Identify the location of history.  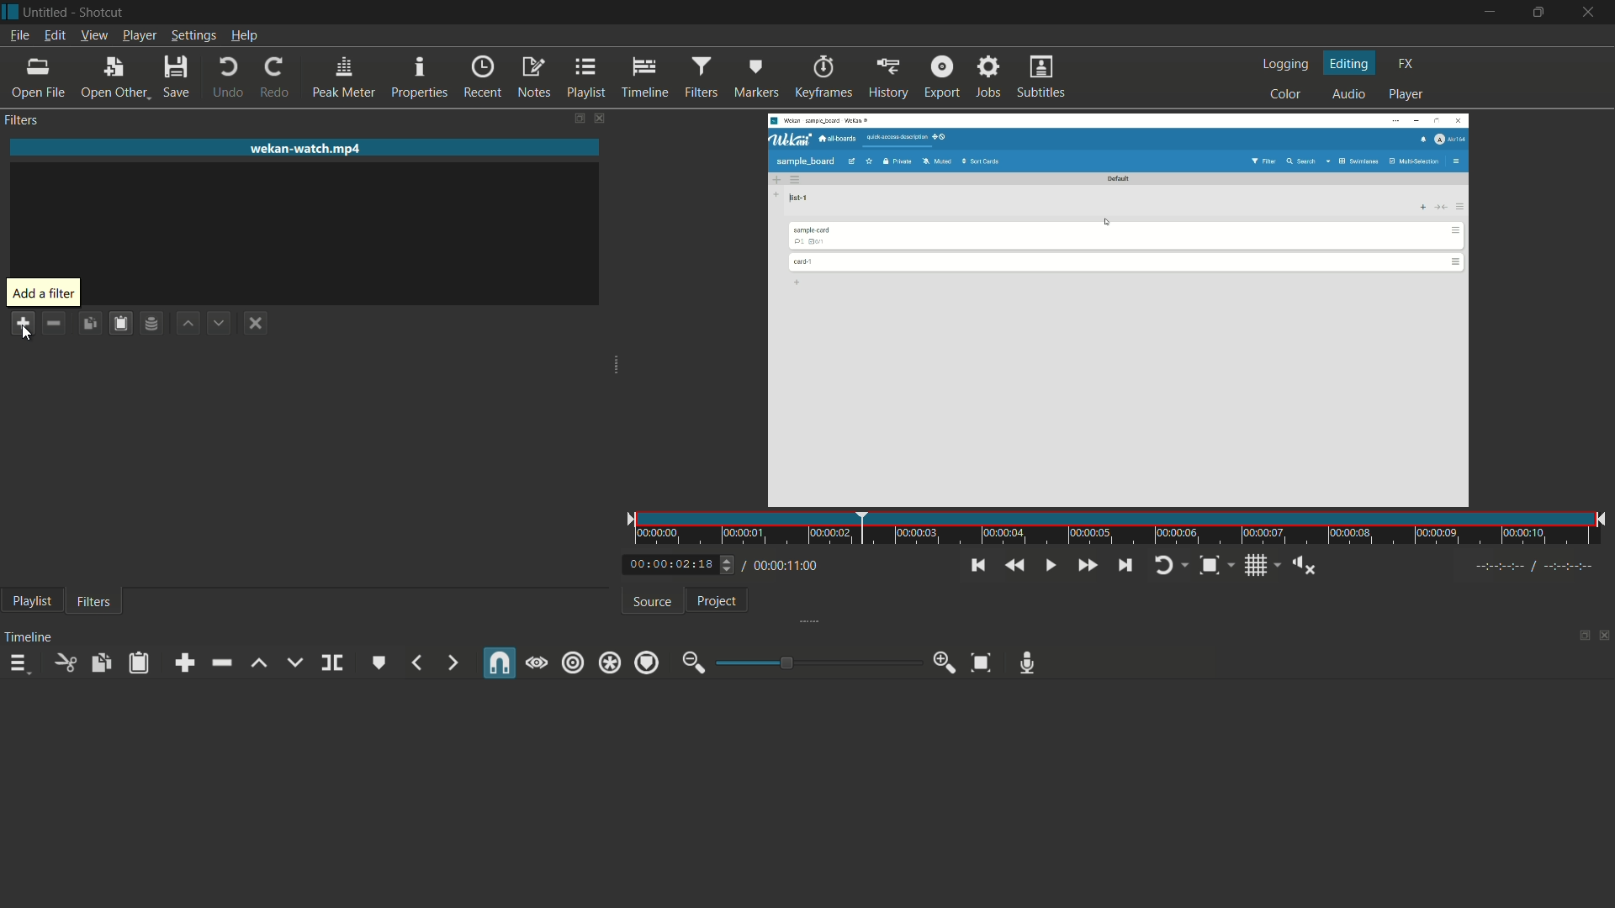
(887, 78).